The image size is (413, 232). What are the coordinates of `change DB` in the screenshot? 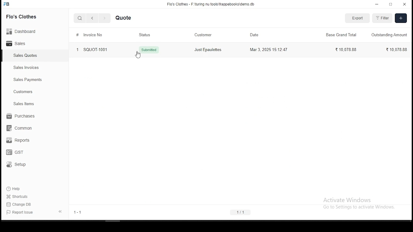 It's located at (24, 205).